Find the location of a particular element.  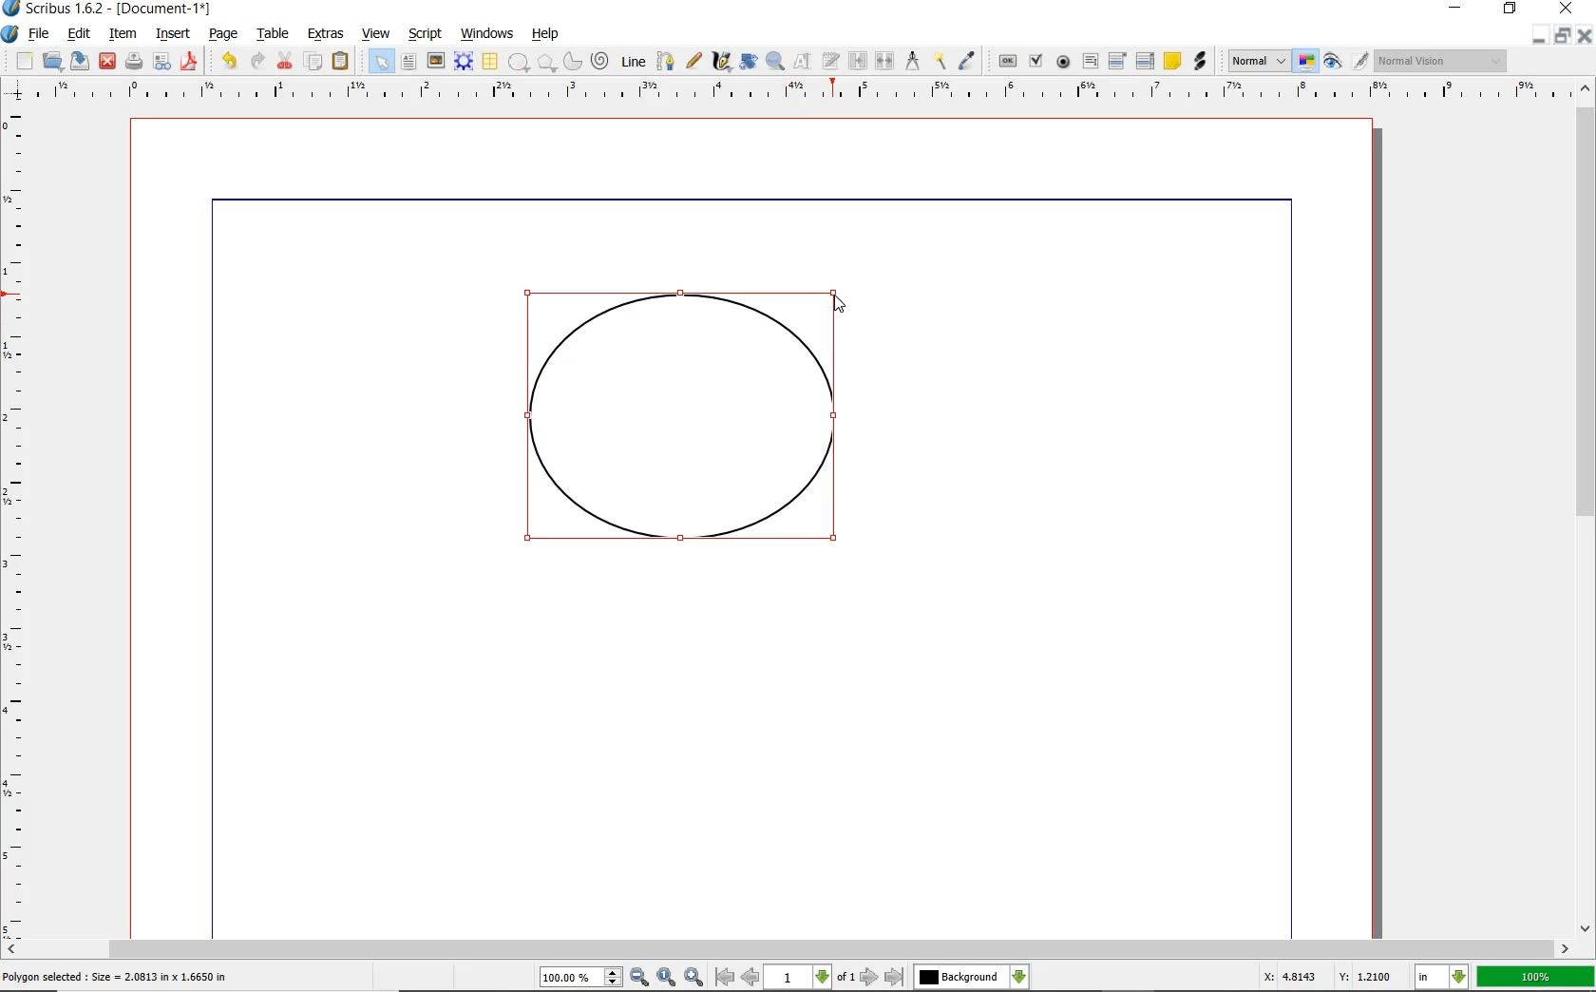

PASTE is located at coordinates (340, 63).